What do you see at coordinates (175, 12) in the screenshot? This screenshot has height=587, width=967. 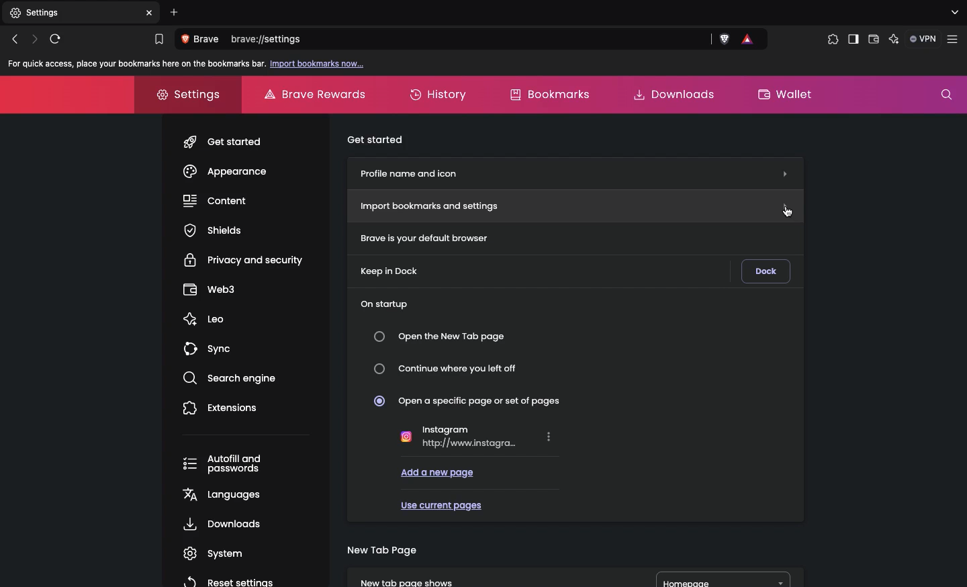 I see `Add new tab` at bounding box center [175, 12].